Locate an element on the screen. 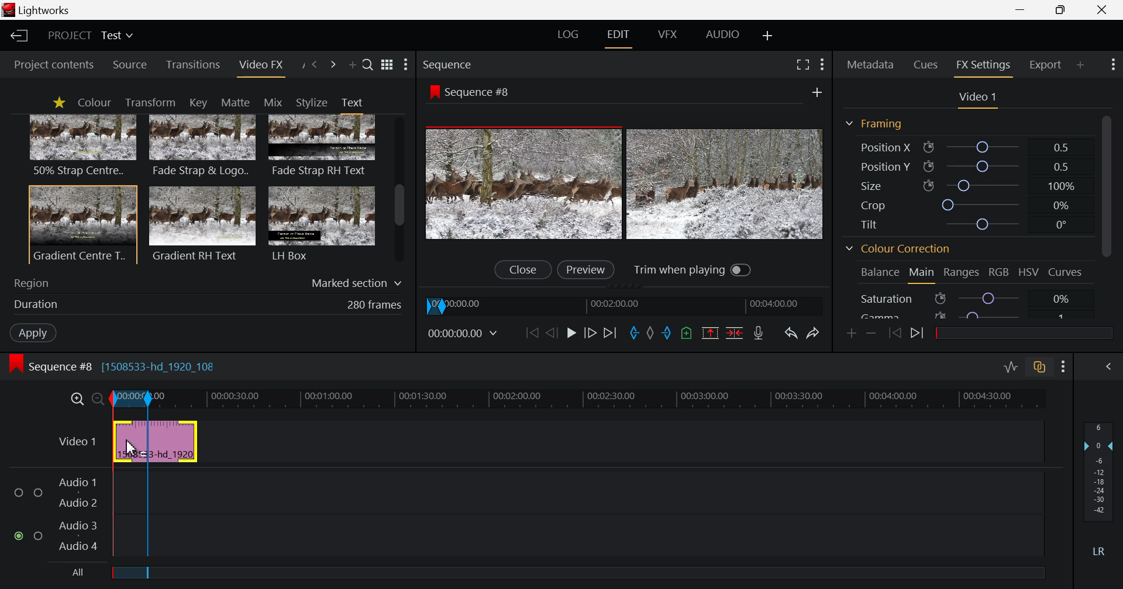 The width and height of the screenshot is (1123, 589). Main Tab Open is located at coordinates (922, 274).